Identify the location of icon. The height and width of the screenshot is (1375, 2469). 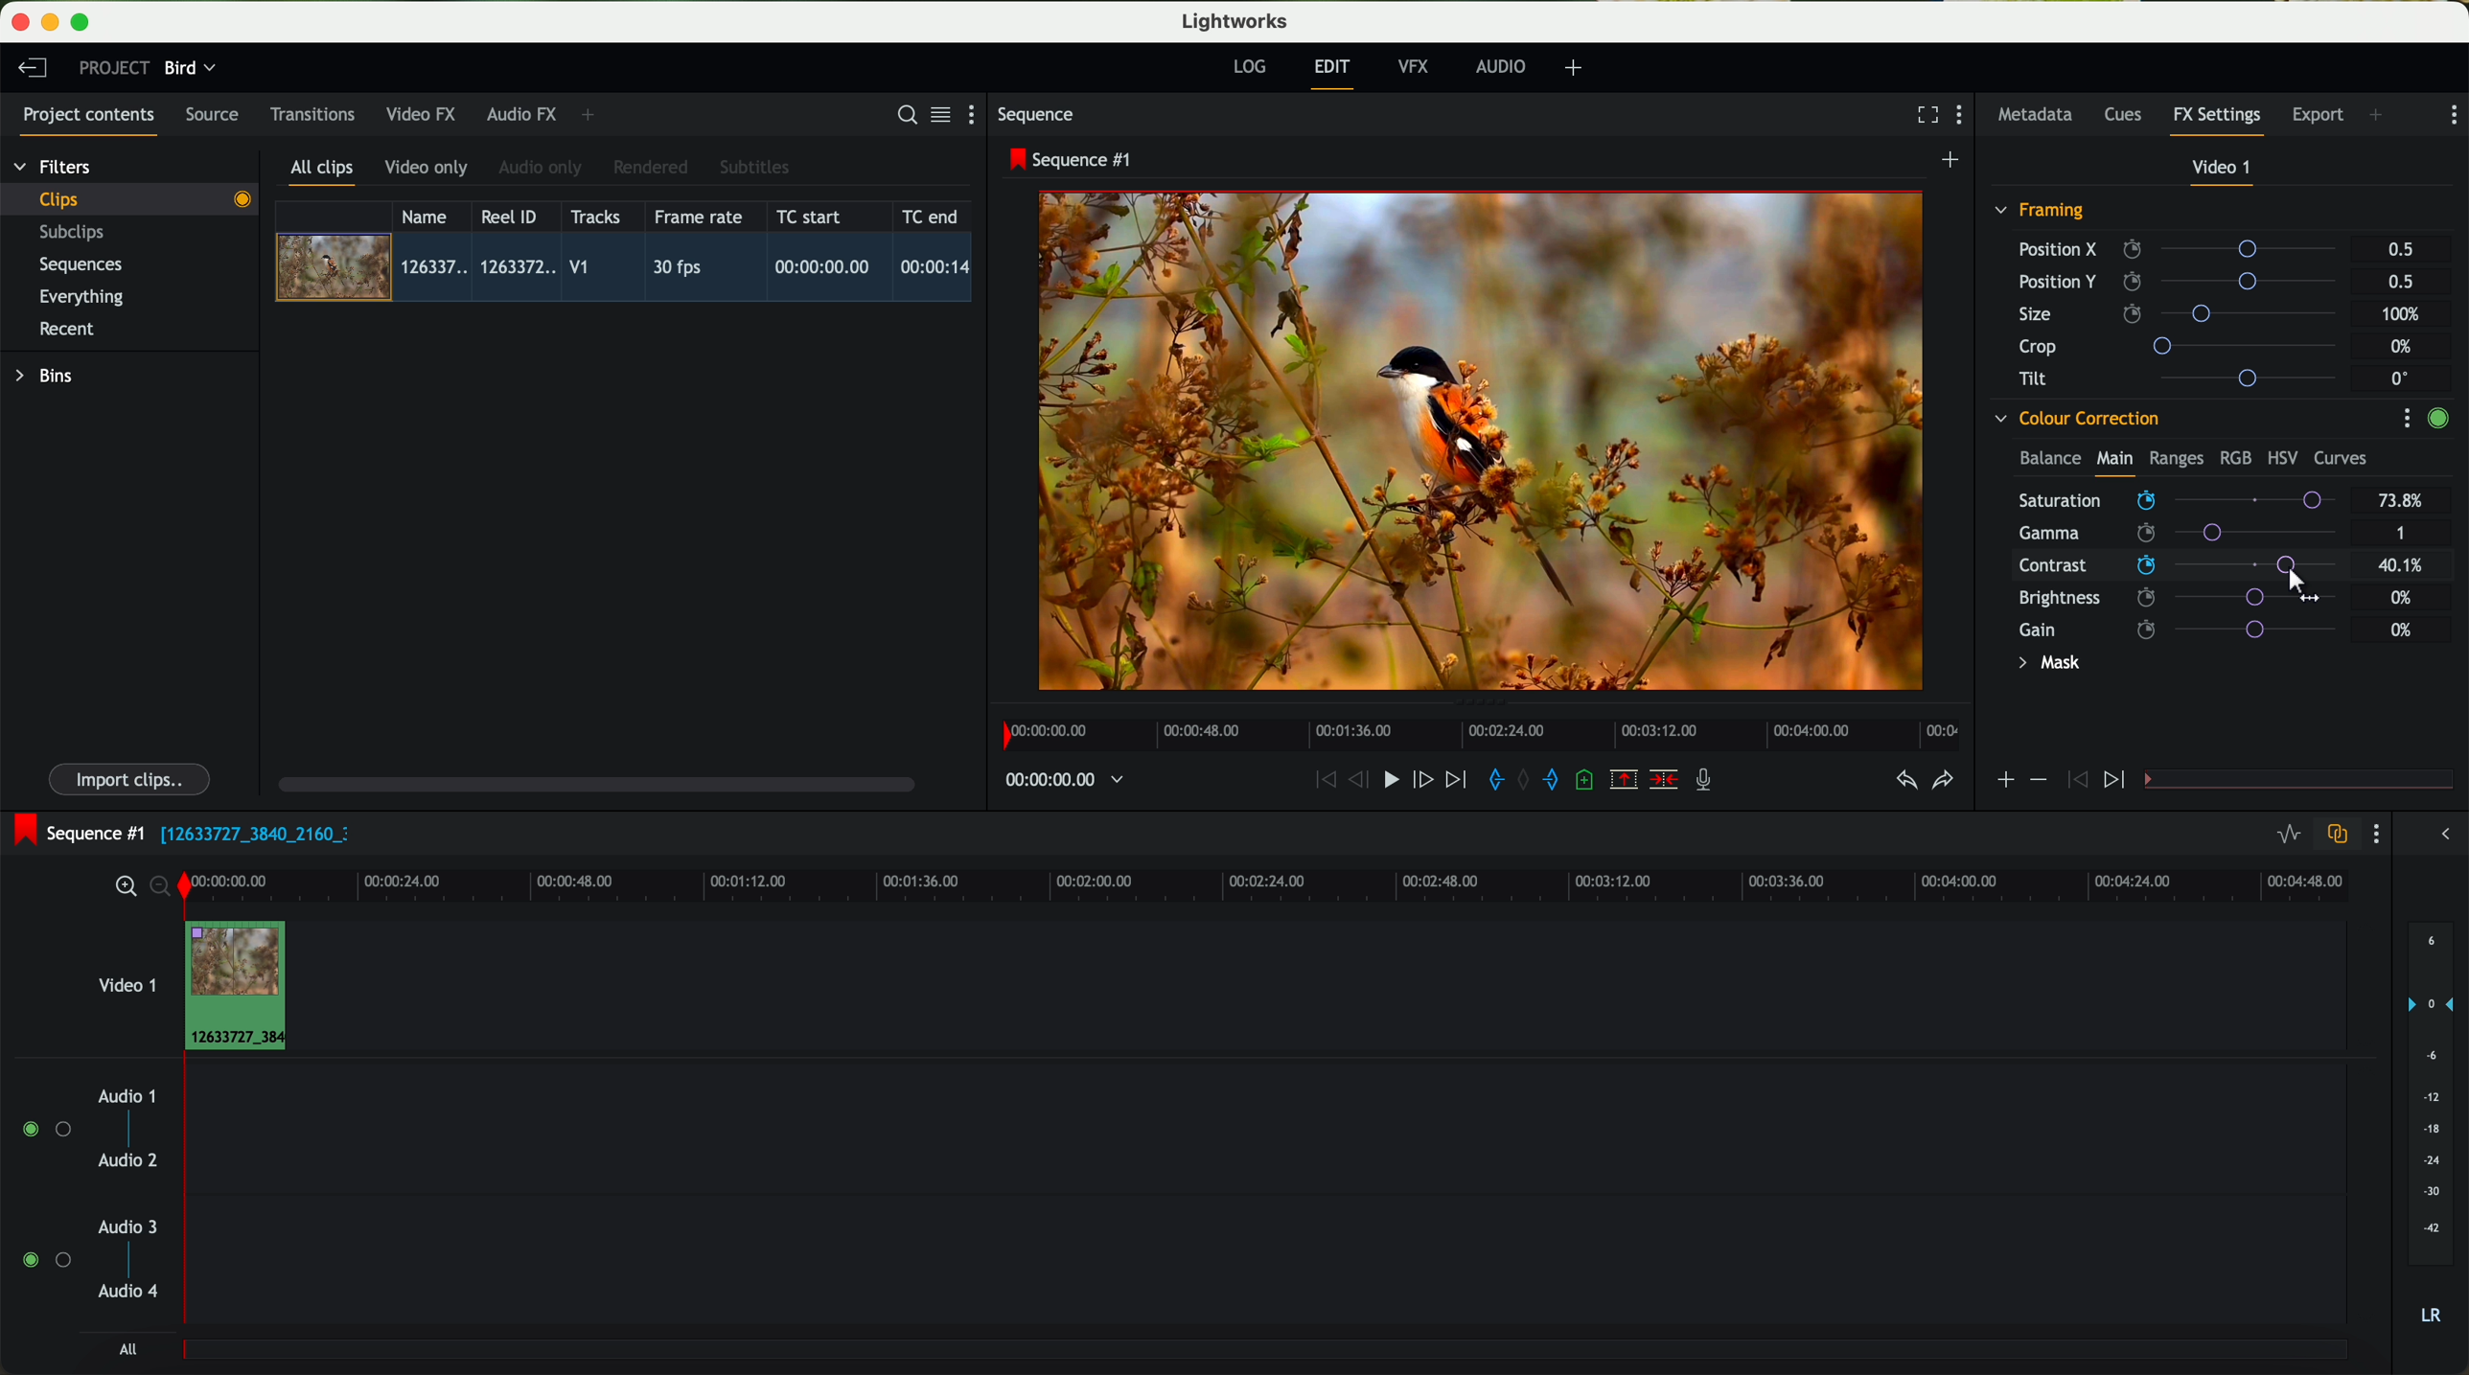
(2074, 781).